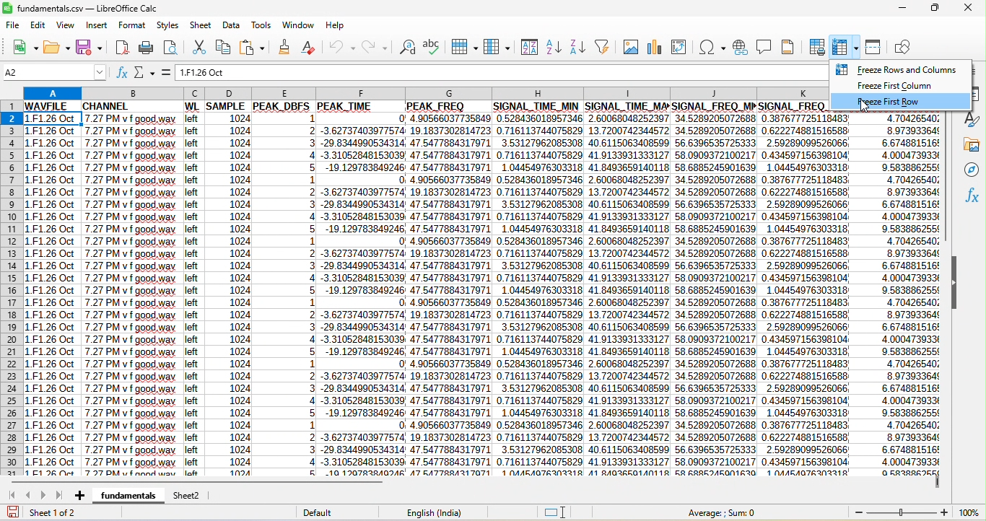 The image size is (986, 521). Describe the element at coordinates (712, 47) in the screenshot. I see `special character` at that location.